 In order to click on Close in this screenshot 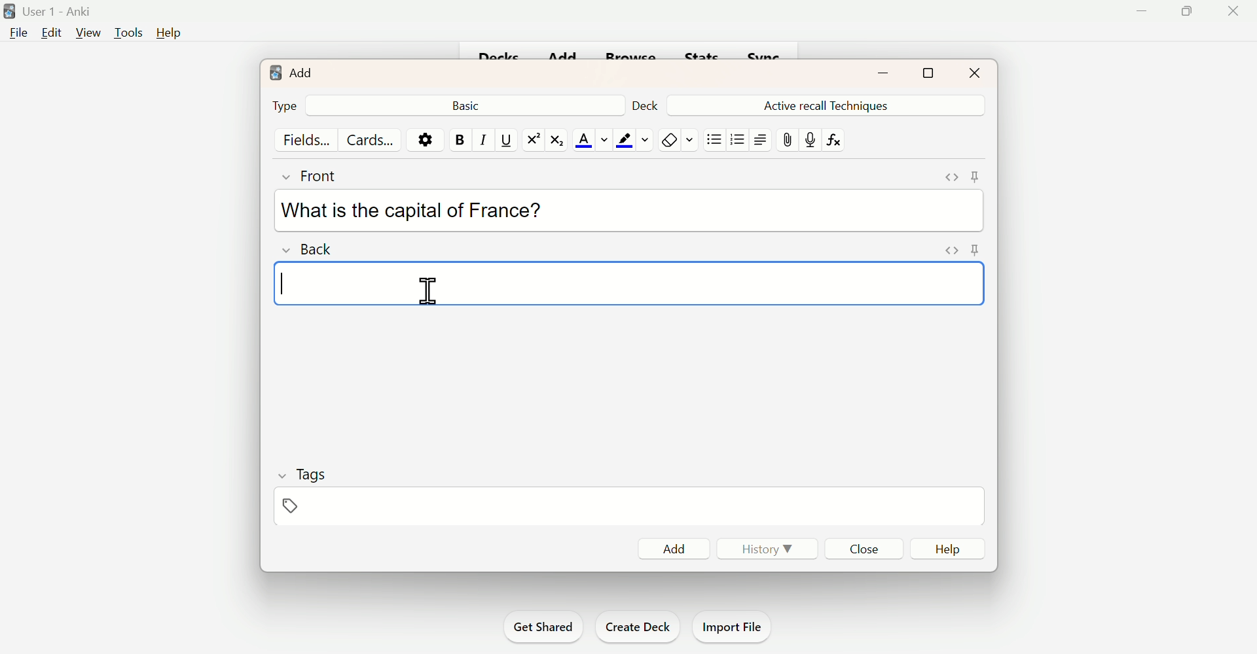, I will do `click(867, 551)`.